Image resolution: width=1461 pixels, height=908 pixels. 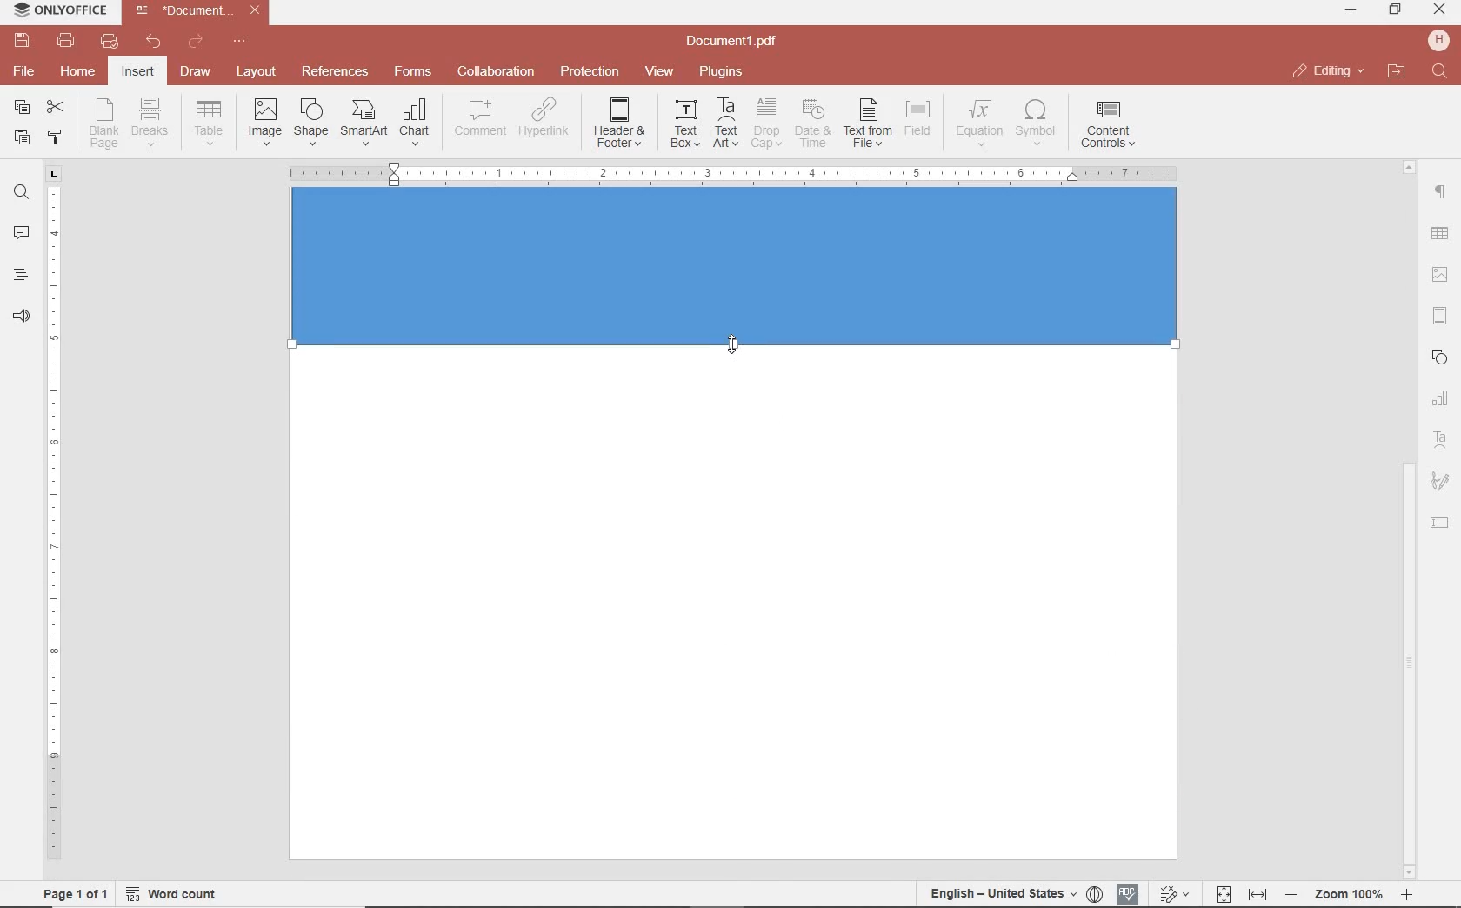 I want to click on TEXT FIELD, so click(x=1440, y=522).